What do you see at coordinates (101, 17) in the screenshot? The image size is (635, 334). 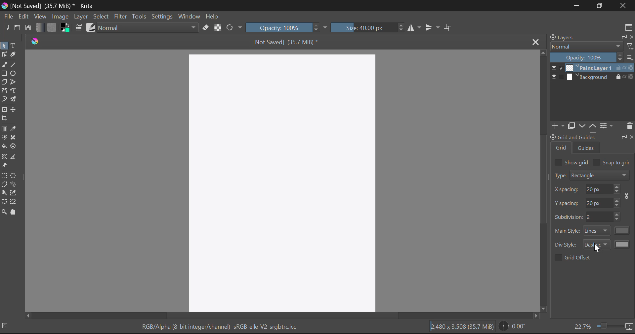 I see `Select` at bounding box center [101, 17].